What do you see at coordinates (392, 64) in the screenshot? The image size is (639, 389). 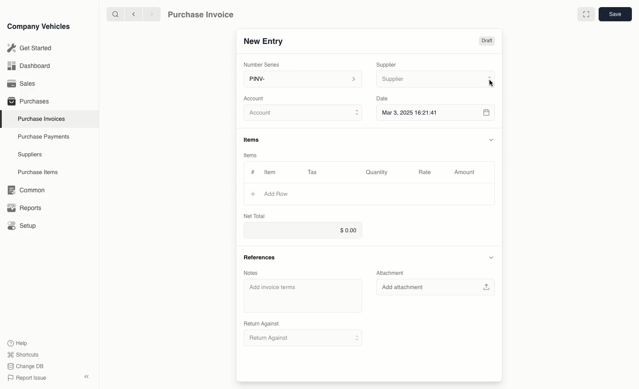 I see `Supplier` at bounding box center [392, 64].